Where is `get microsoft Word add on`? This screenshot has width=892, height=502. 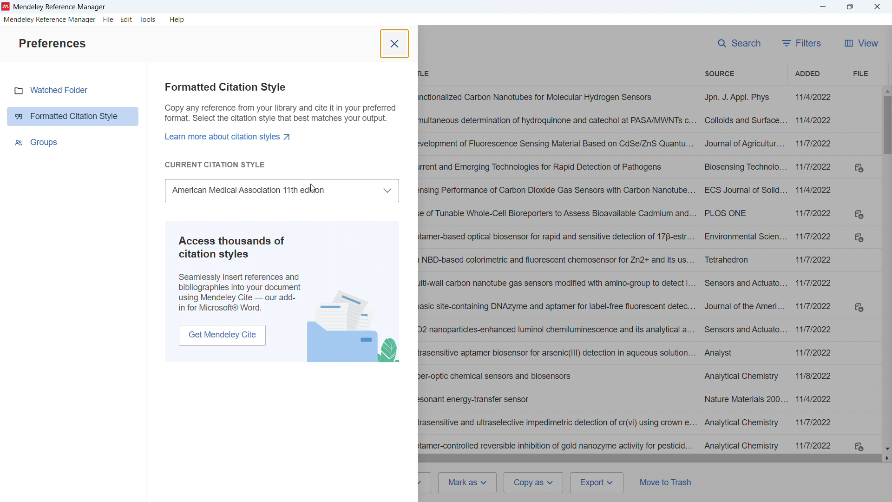 get microsoft Word add on is located at coordinates (222, 335).